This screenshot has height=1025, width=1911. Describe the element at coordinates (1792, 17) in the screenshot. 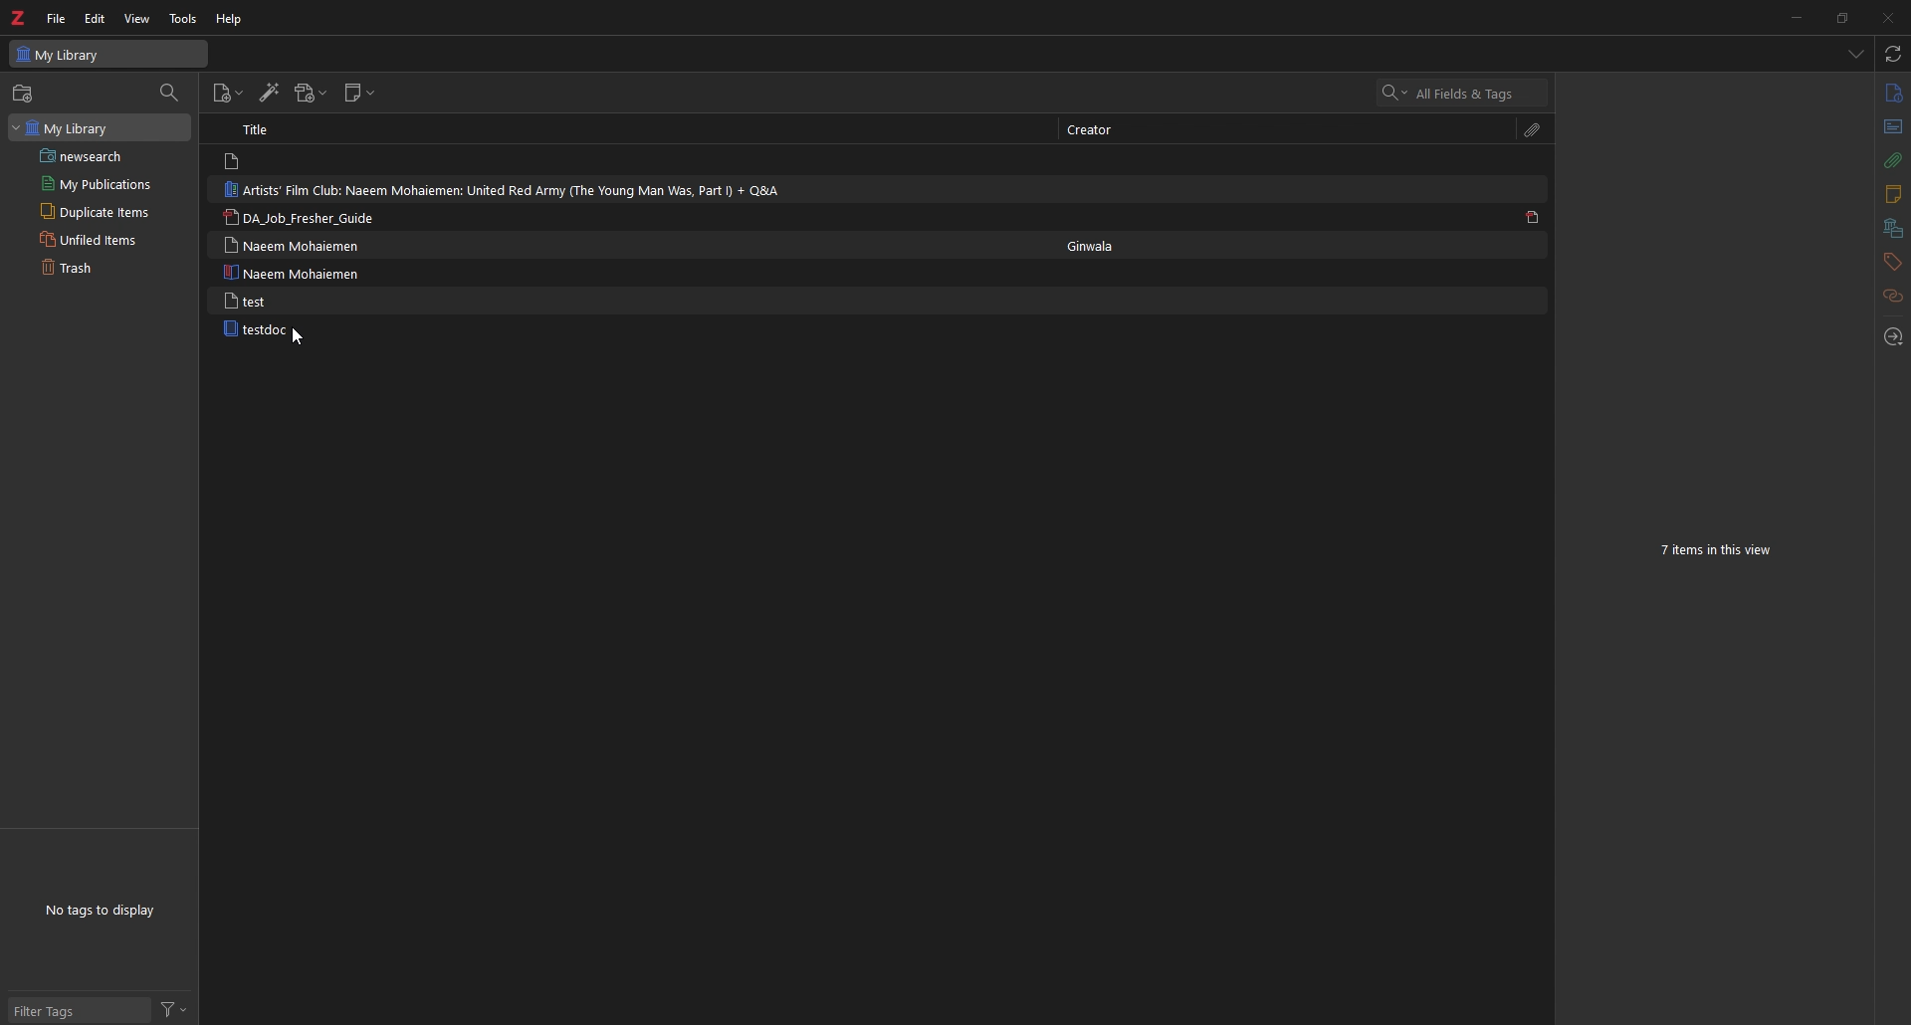

I see `minimize` at that location.